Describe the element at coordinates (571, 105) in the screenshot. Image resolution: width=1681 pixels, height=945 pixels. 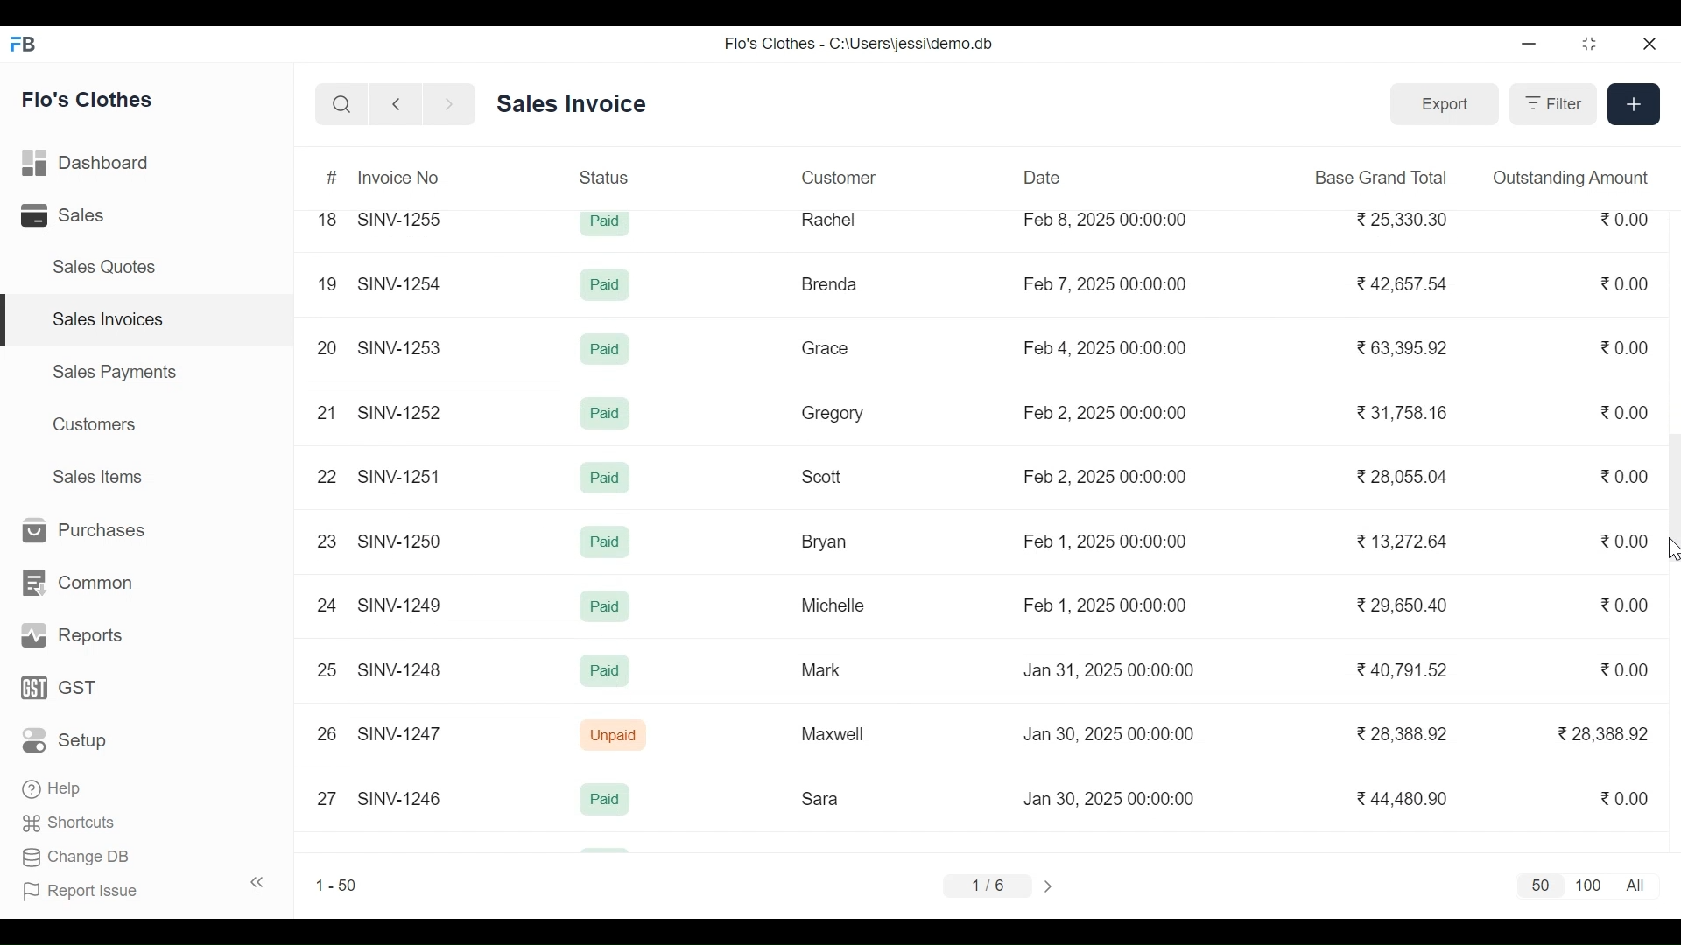
I see `Sales Invoice` at that location.